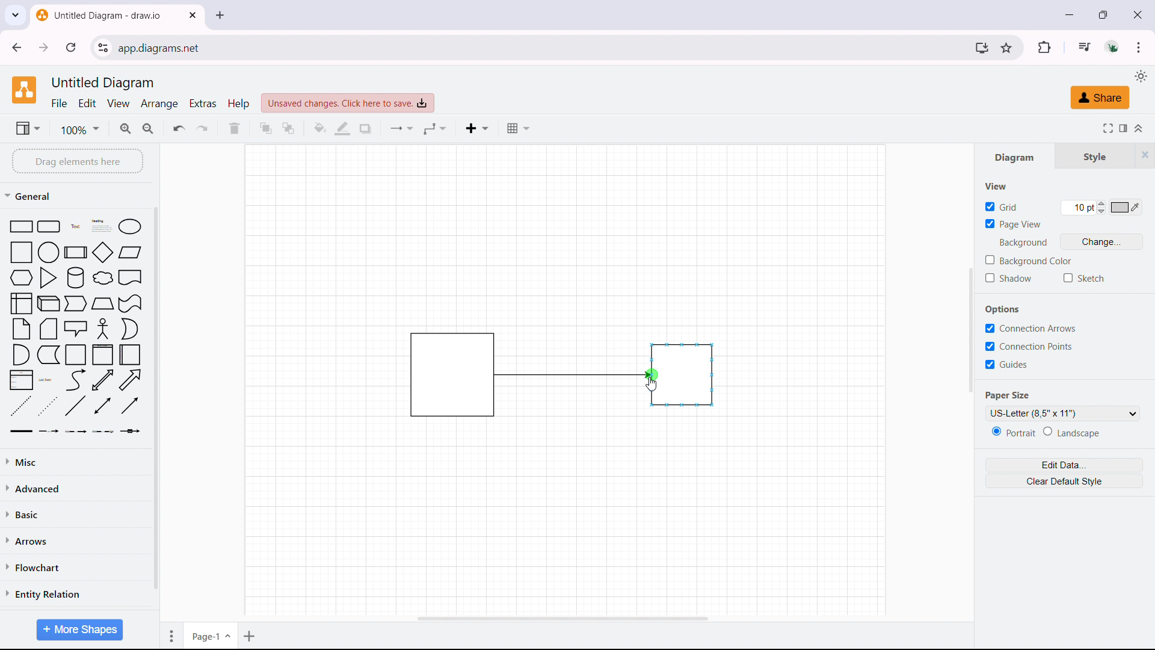 The width and height of the screenshot is (1155, 650). I want to click on style, so click(1095, 157).